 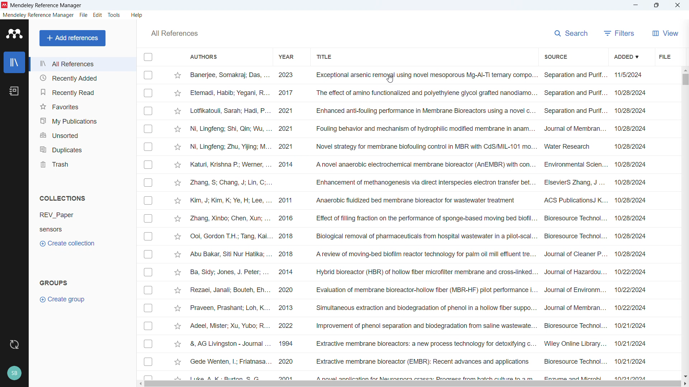 What do you see at coordinates (288, 201) in the screenshot?
I see `2011` at bounding box center [288, 201].